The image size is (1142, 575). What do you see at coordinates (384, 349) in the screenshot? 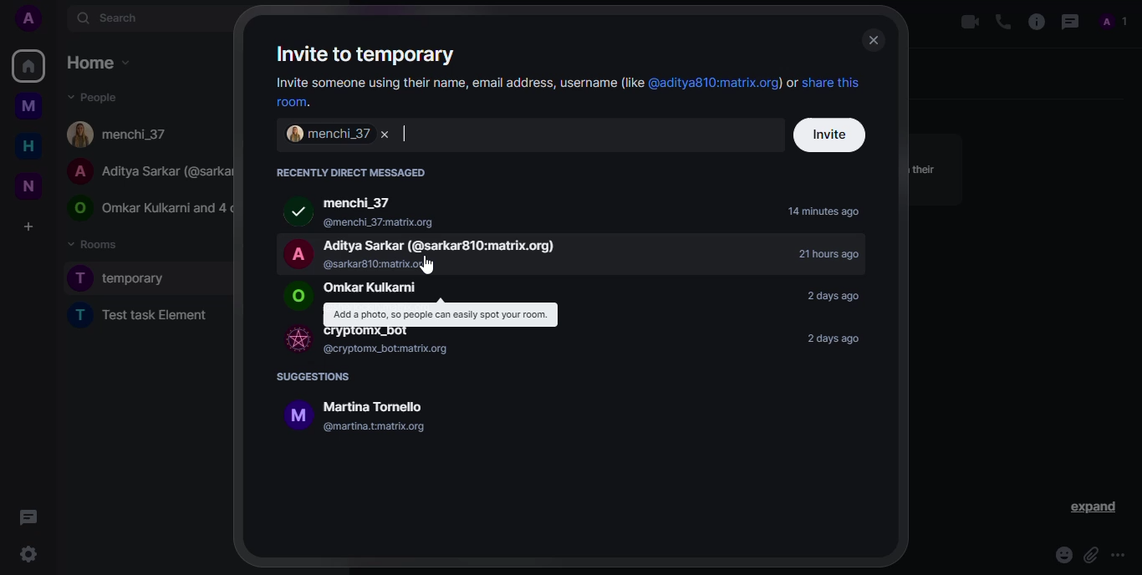
I see `@cryptomx_botmatrix.org` at bounding box center [384, 349].